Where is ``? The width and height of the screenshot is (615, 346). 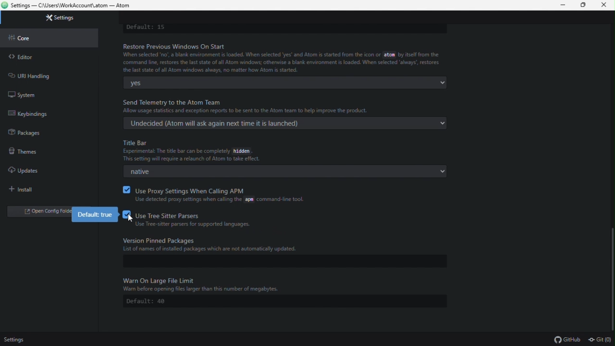
 is located at coordinates (130, 218).